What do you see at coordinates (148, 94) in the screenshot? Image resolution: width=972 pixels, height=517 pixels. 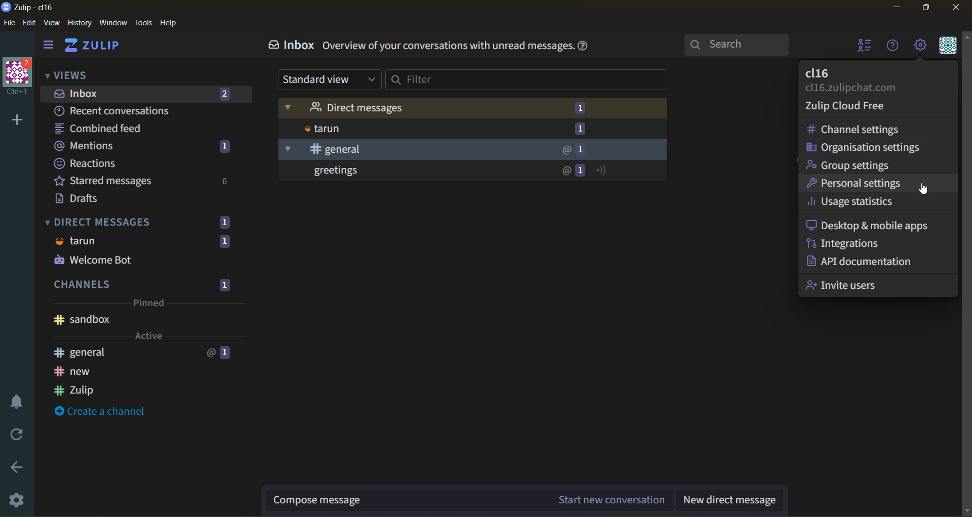 I see `inbox` at bounding box center [148, 94].